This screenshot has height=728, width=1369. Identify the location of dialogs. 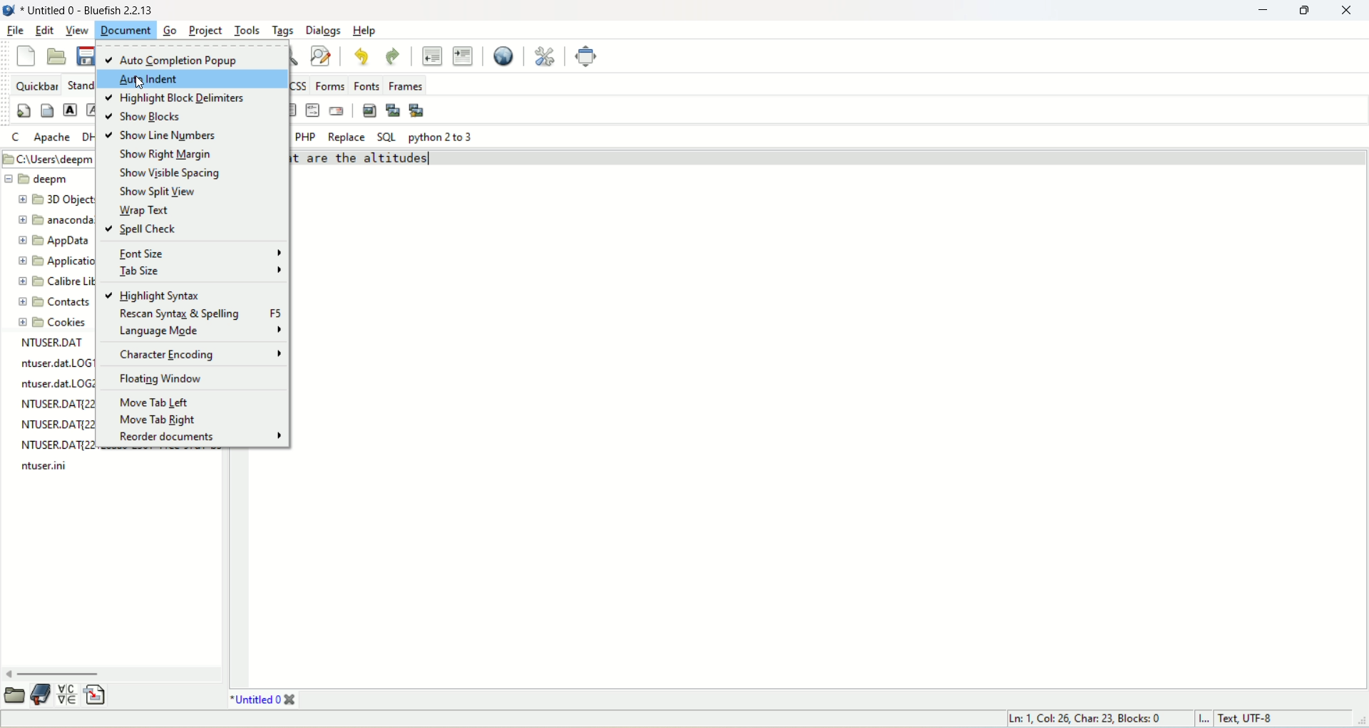
(324, 32).